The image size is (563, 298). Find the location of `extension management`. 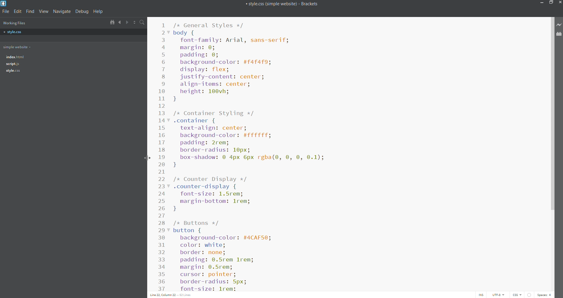

extension management is located at coordinates (559, 35).